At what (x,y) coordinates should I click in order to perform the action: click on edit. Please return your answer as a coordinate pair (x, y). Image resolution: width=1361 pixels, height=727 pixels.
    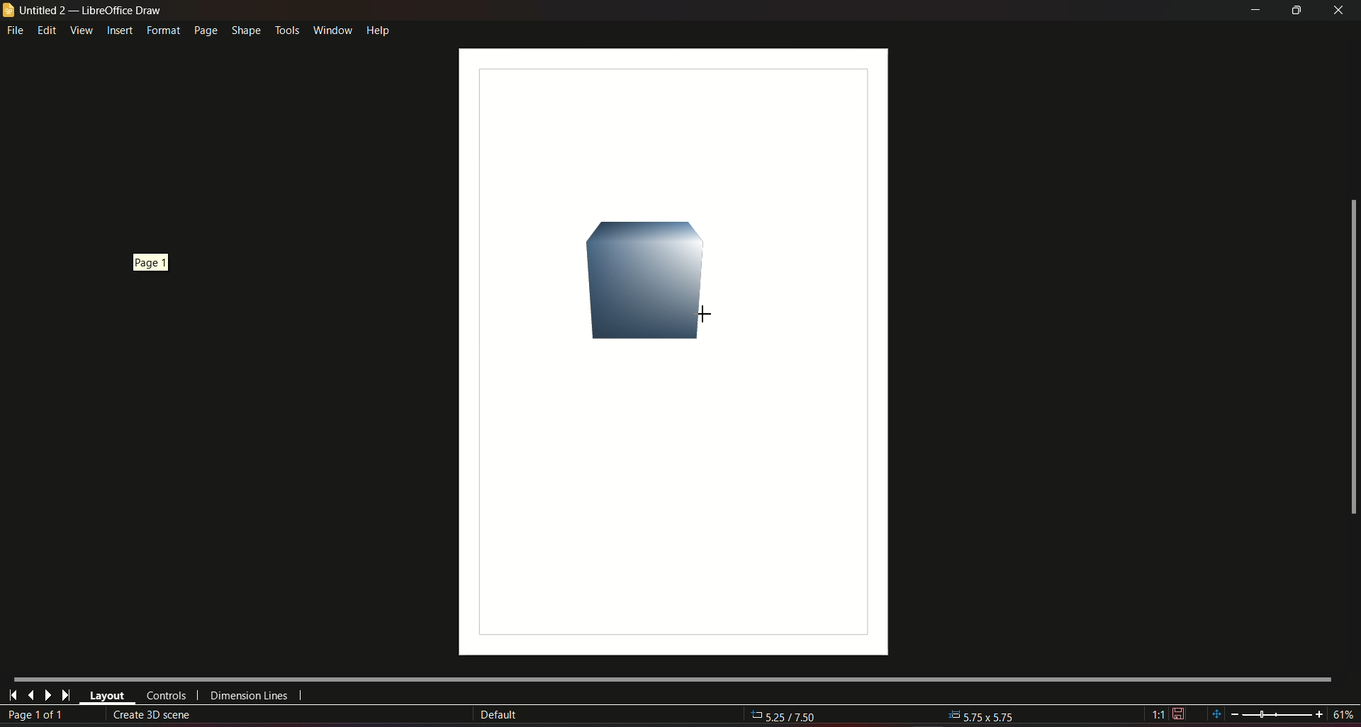
    Looking at the image, I should click on (47, 30).